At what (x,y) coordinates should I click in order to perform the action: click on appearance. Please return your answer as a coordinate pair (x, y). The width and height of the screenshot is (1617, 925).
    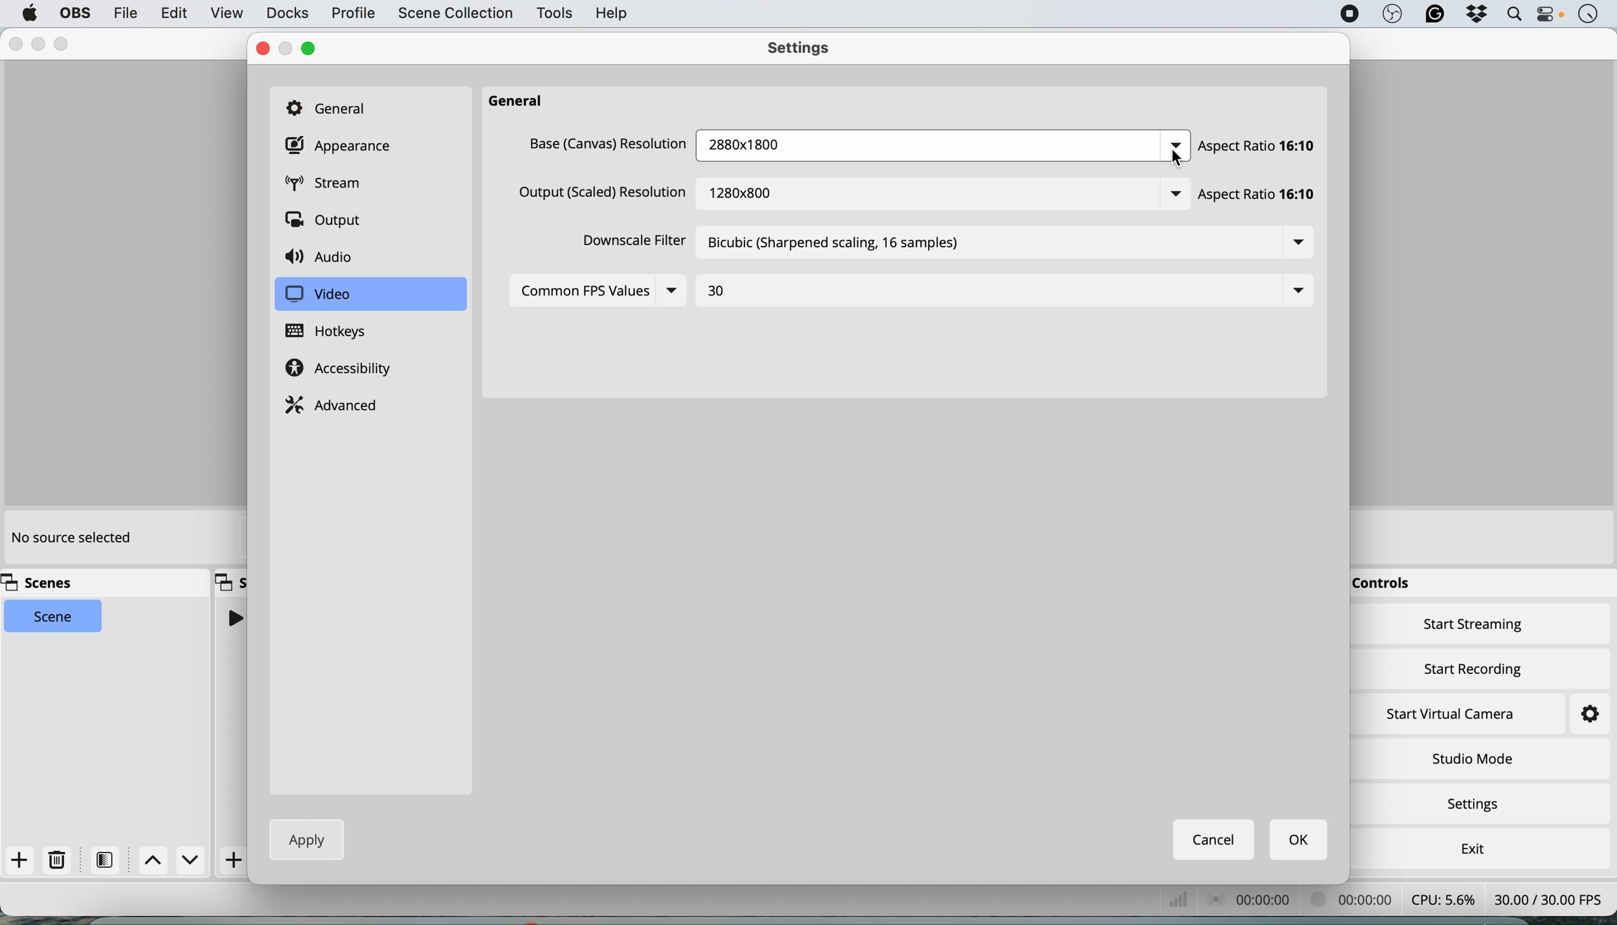
    Looking at the image, I should click on (342, 146).